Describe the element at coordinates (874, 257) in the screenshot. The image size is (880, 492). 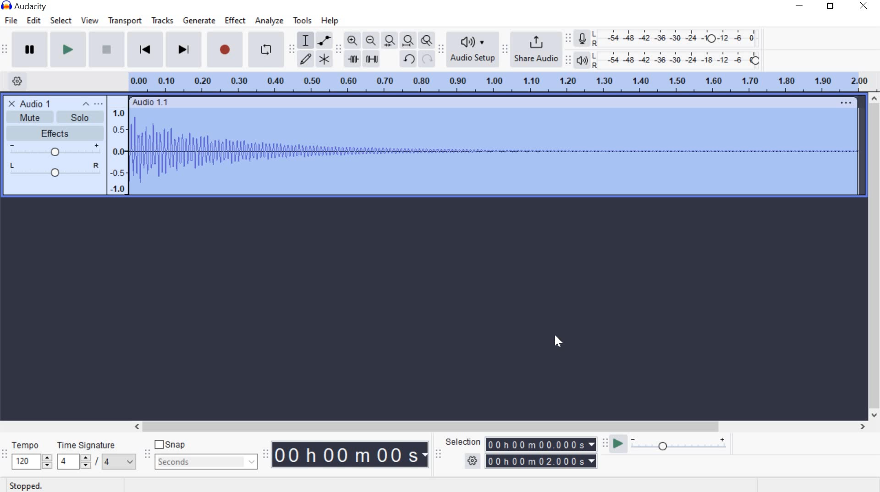
I see `scrollbar` at that location.